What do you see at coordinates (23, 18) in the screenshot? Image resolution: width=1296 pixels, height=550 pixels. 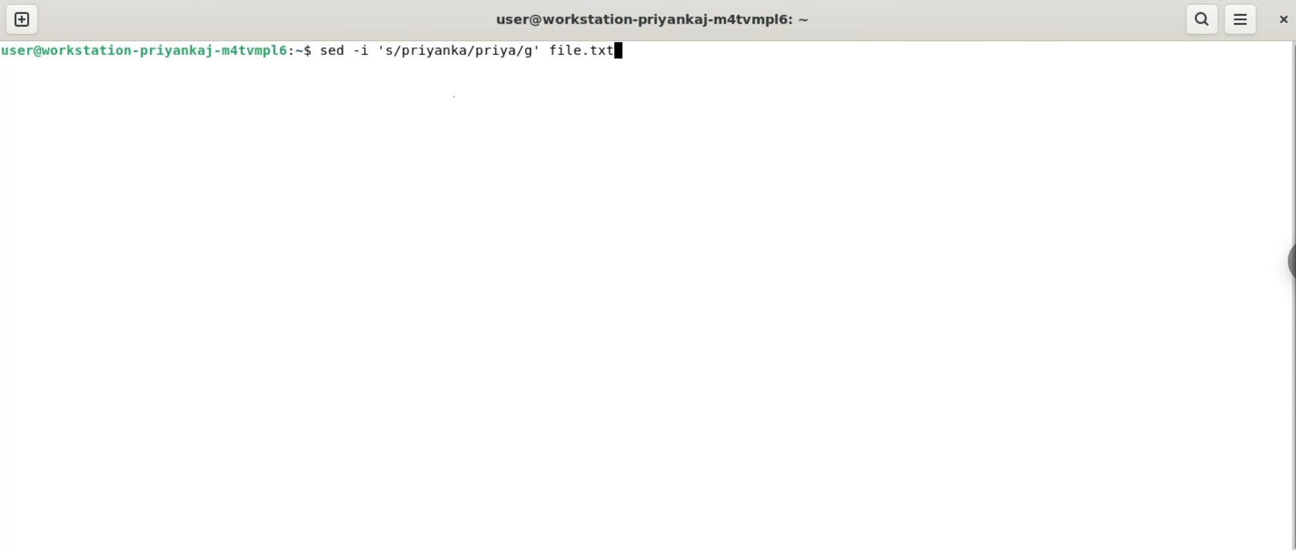 I see `new tab` at bounding box center [23, 18].